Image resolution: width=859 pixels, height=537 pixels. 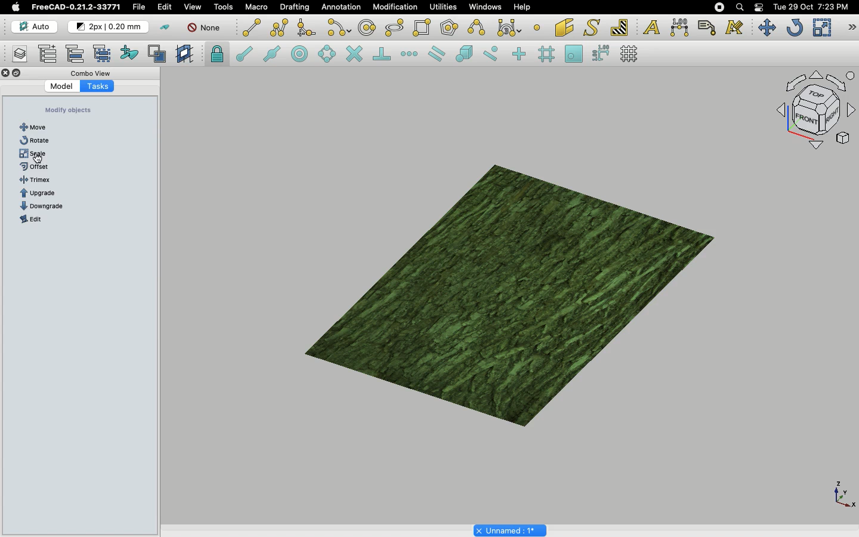 What do you see at coordinates (75, 7) in the screenshot?
I see `FreeCAD` at bounding box center [75, 7].